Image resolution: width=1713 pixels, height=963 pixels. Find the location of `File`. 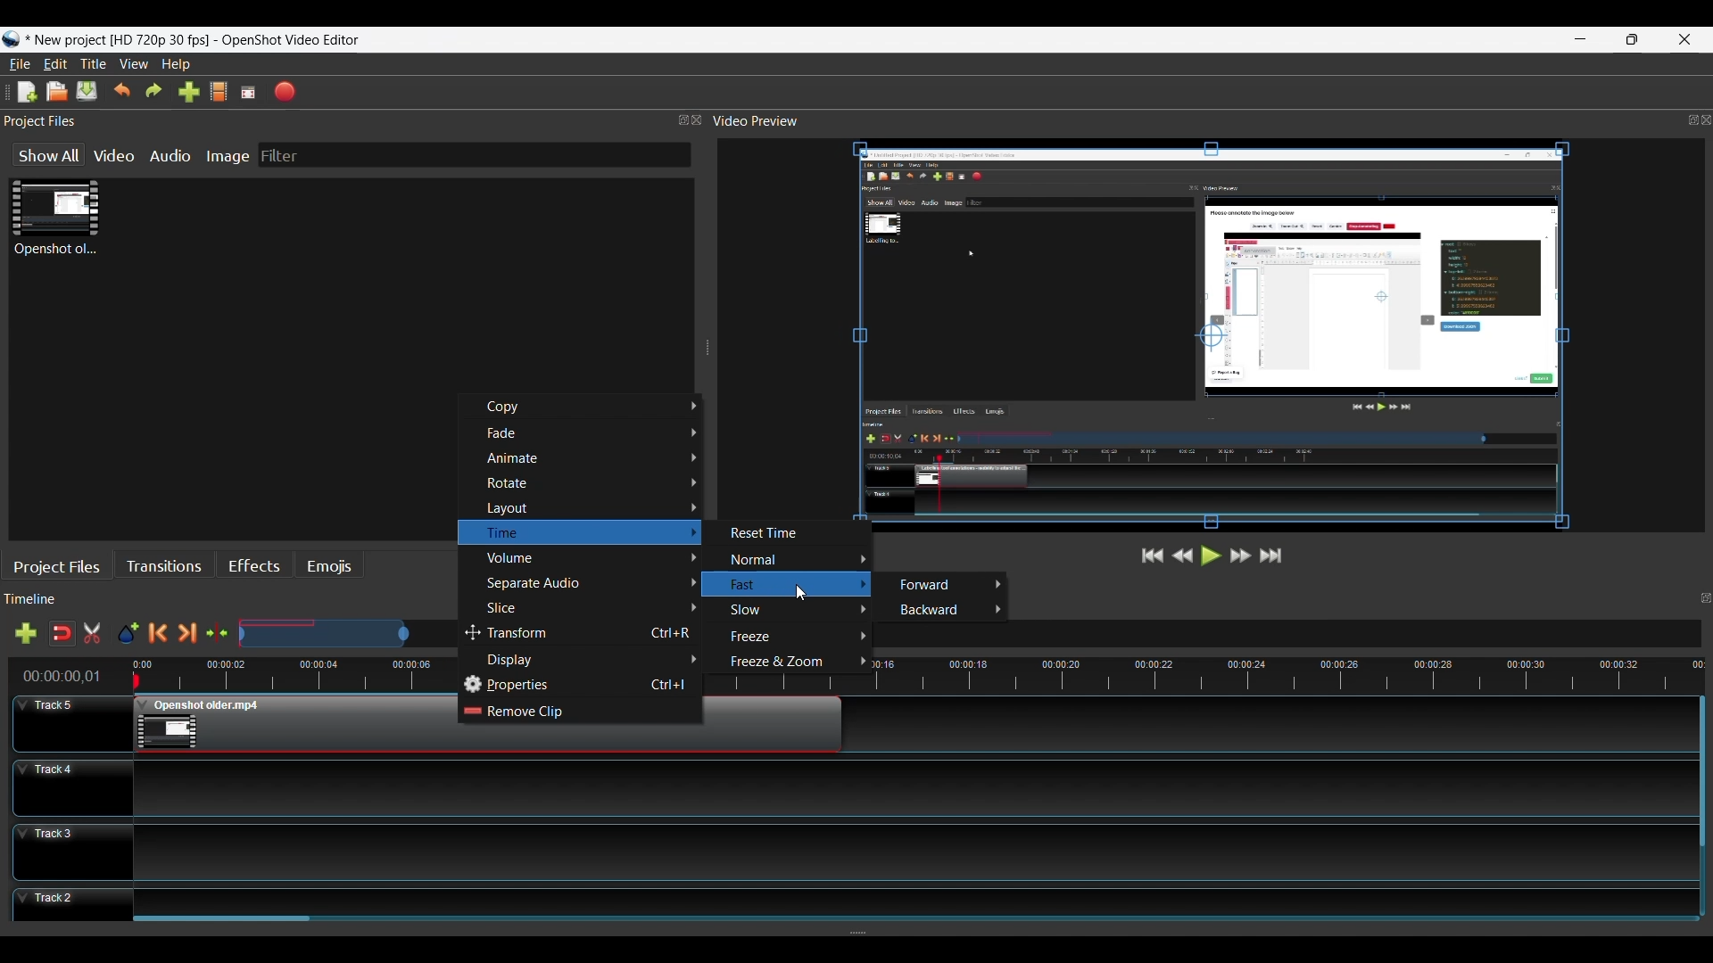

File is located at coordinates (18, 65).